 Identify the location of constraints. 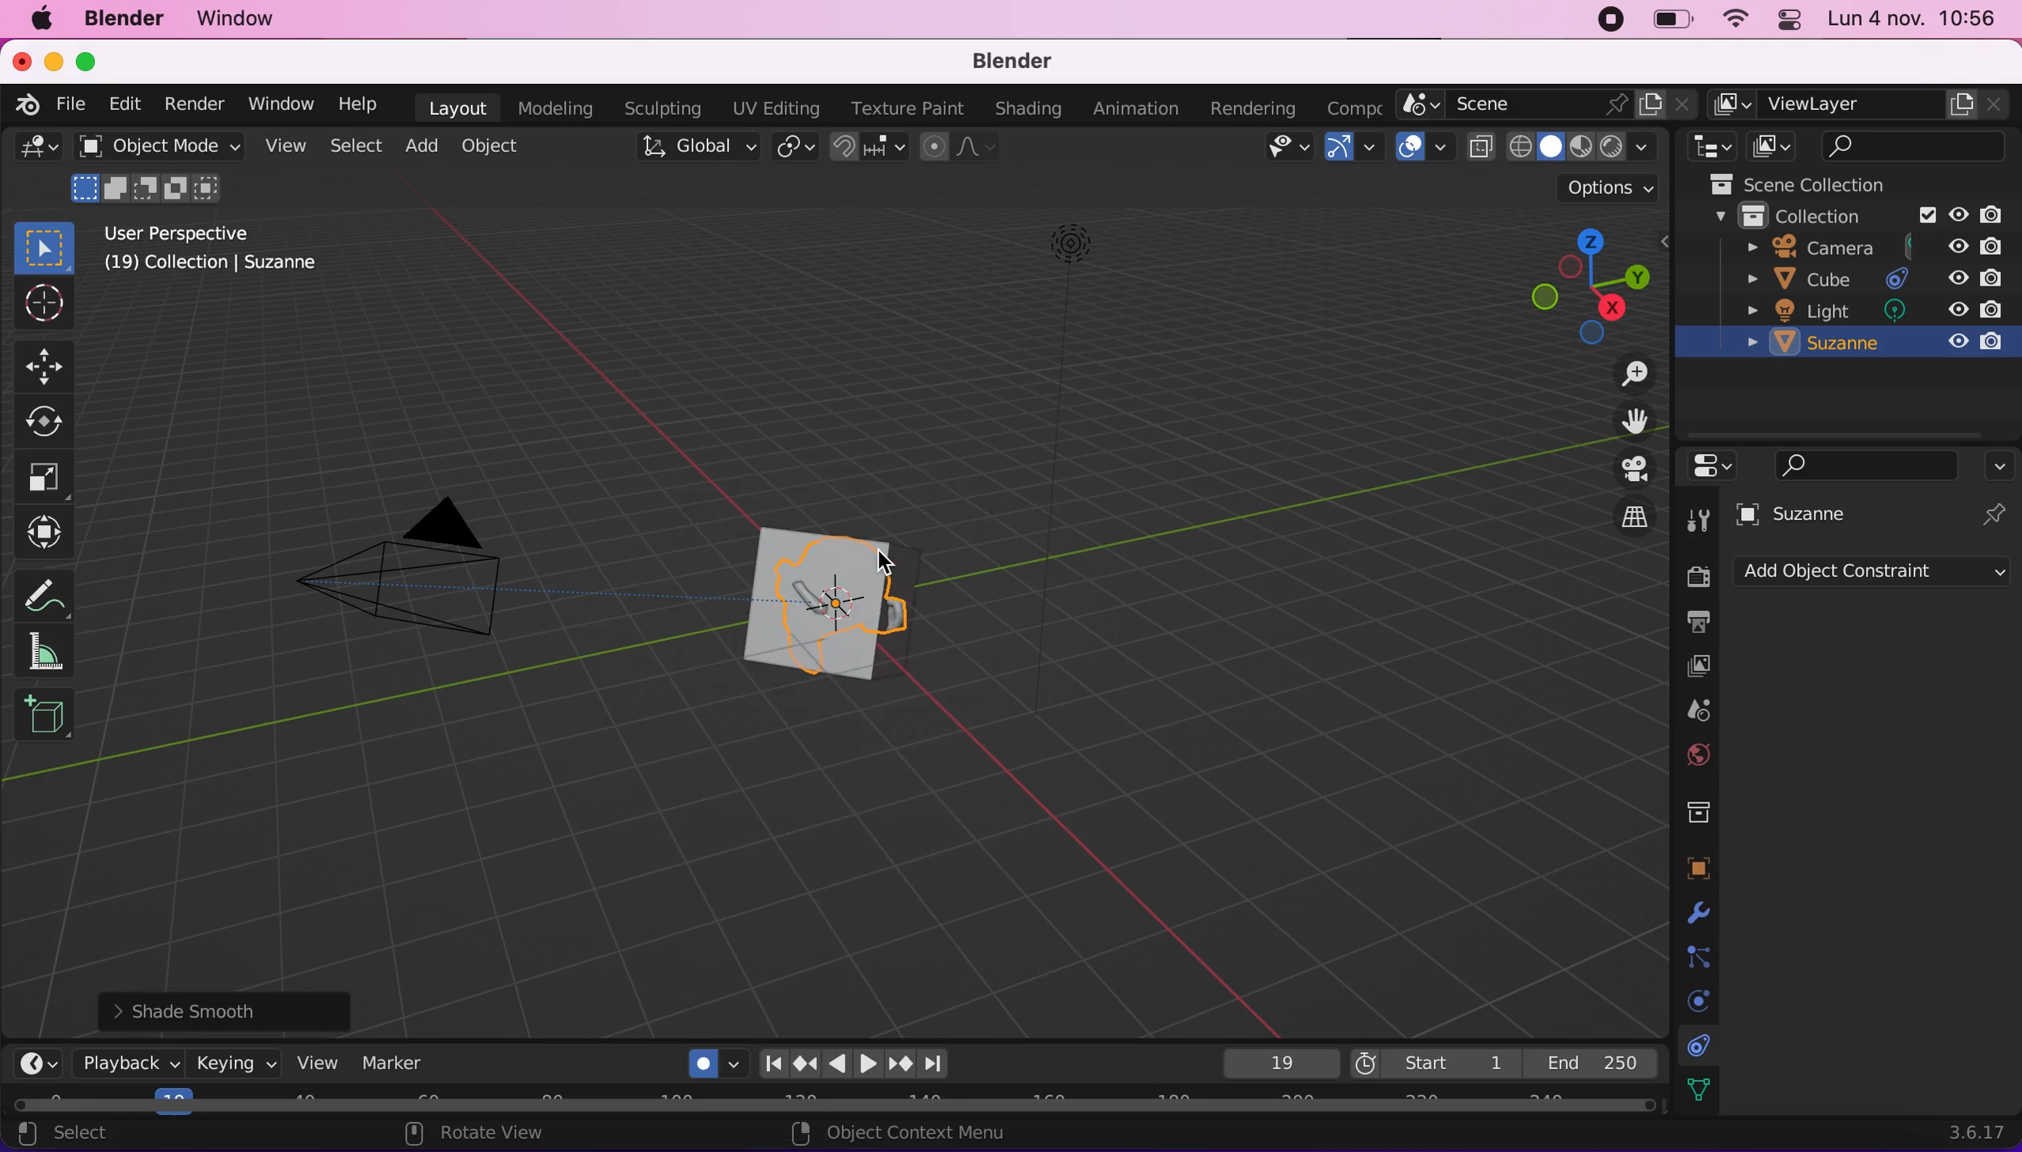
(1700, 1043).